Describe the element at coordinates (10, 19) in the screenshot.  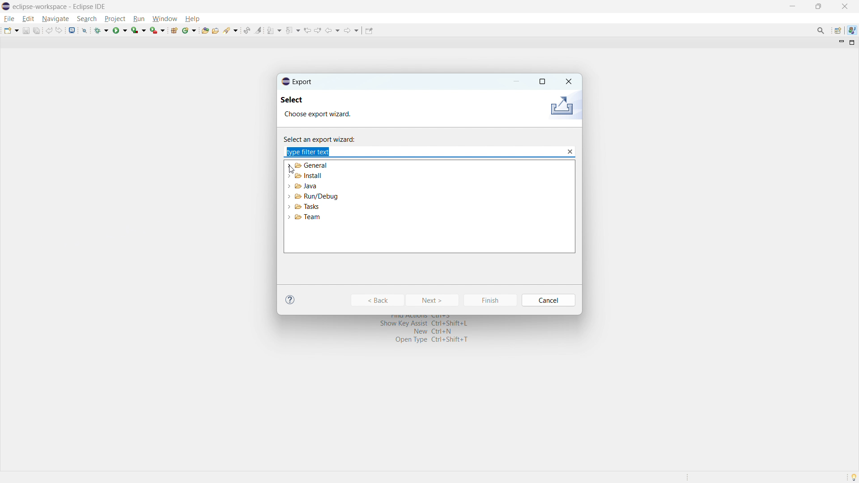
I see `file` at that location.